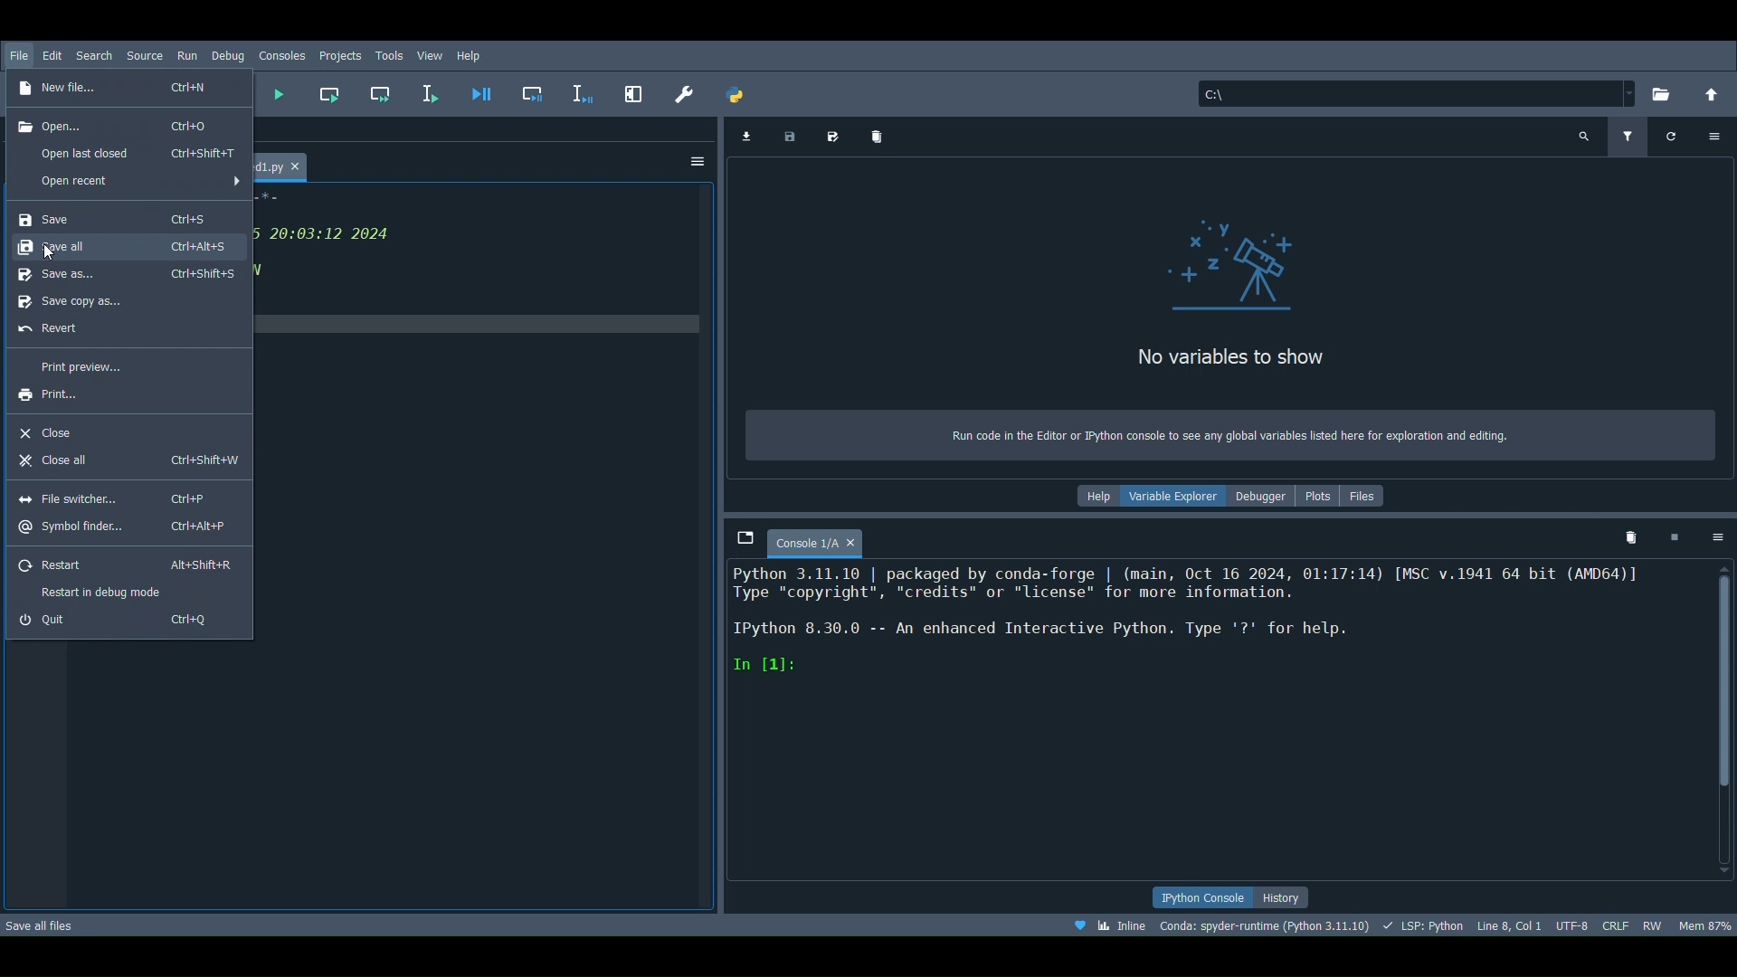 The width and height of the screenshot is (1737, 977). Describe the element at coordinates (685, 91) in the screenshot. I see `Preferences` at that location.